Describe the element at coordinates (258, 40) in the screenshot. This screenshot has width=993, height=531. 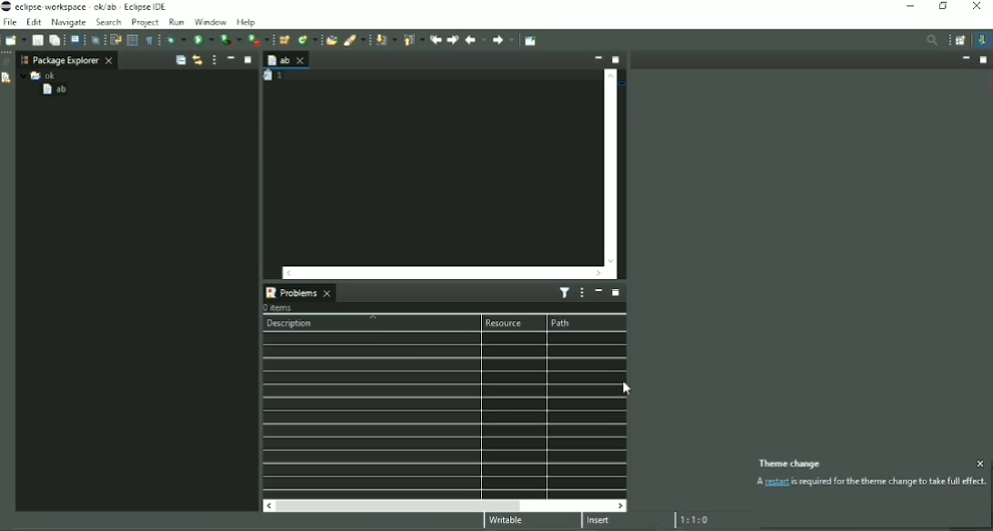
I see `Run Last Tool` at that location.